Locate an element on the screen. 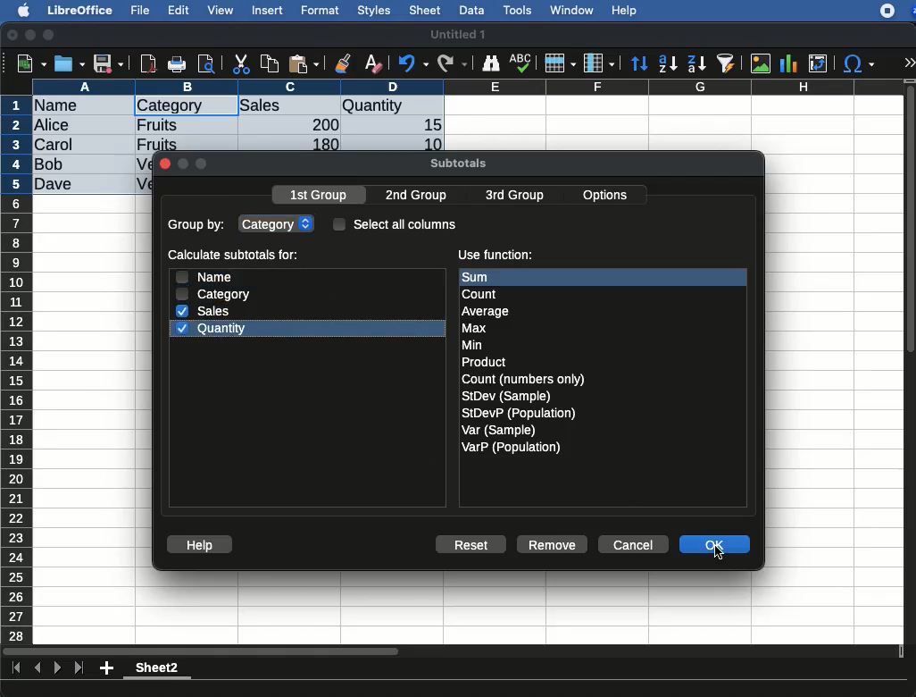 This screenshot has width=916, height=697. Count (numbers only) is located at coordinates (525, 379).